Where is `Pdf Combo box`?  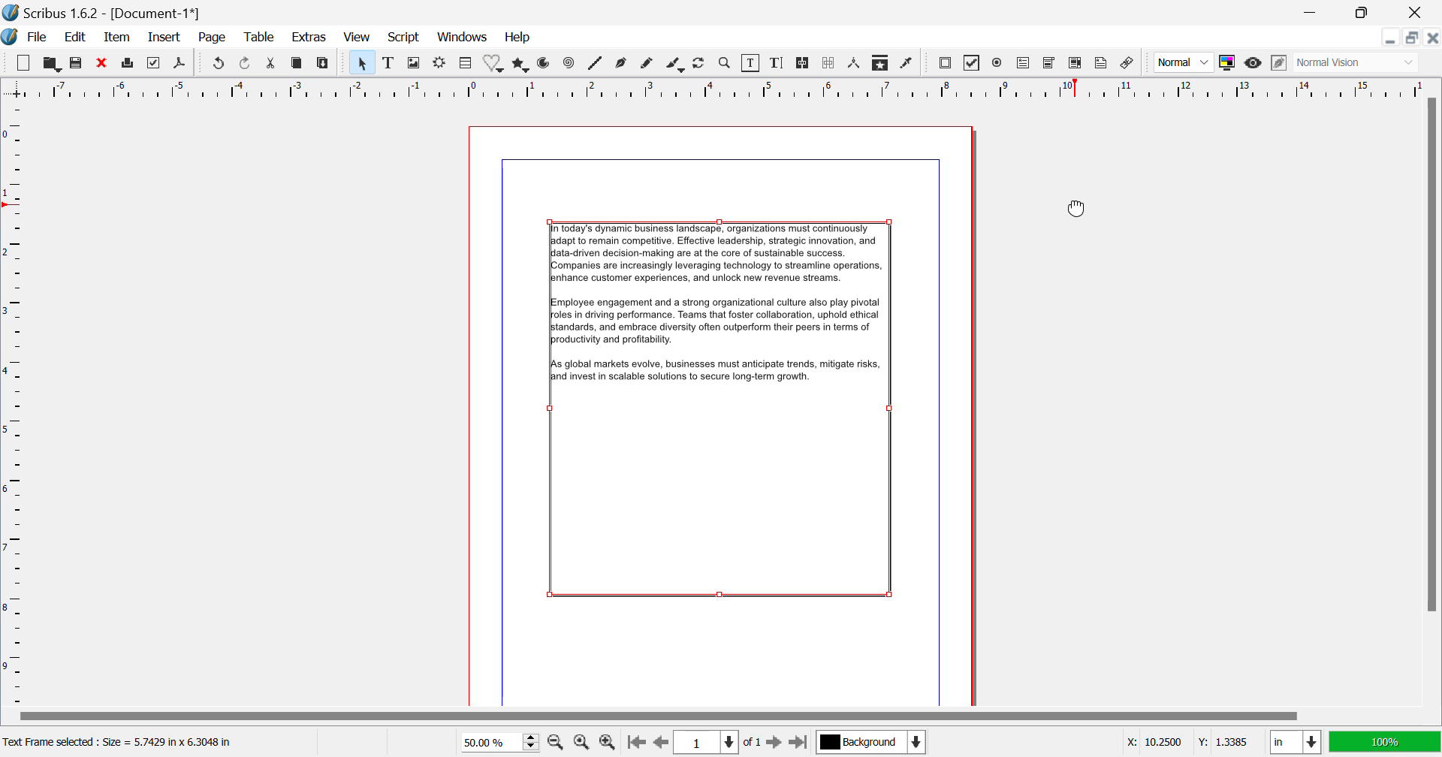 Pdf Combo box is located at coordinates (1050, 61).